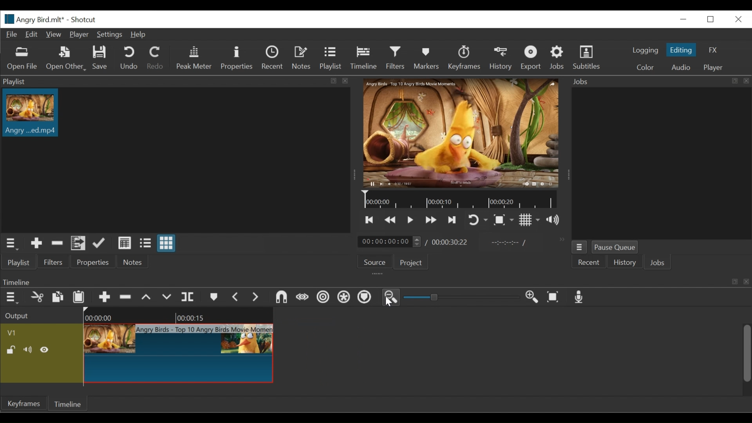 The image size is (752, 423). What do you see at coordinates (166, 244) in the screenshot?
I see `View as icons` at bounding box center [166, 244].